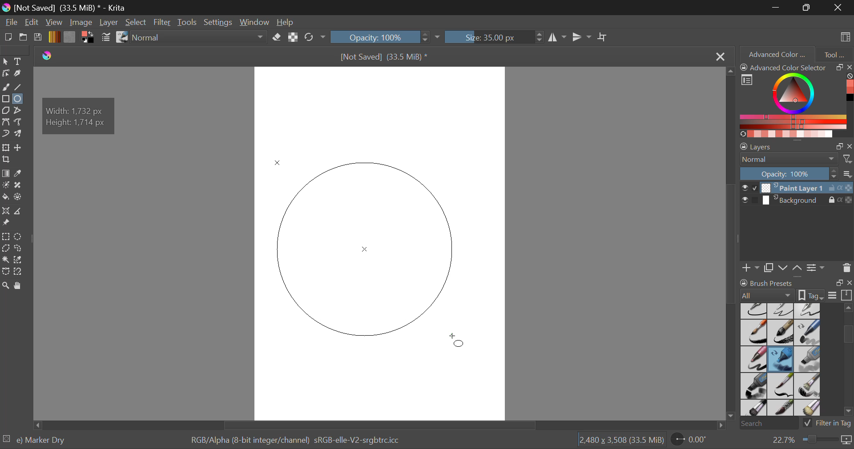 The height and width of the screenshot is (449, 854). What do you see at coordinates (7, 123) in the screenshot?
I see `Bezier Curve` at bounding box center [7, 123].